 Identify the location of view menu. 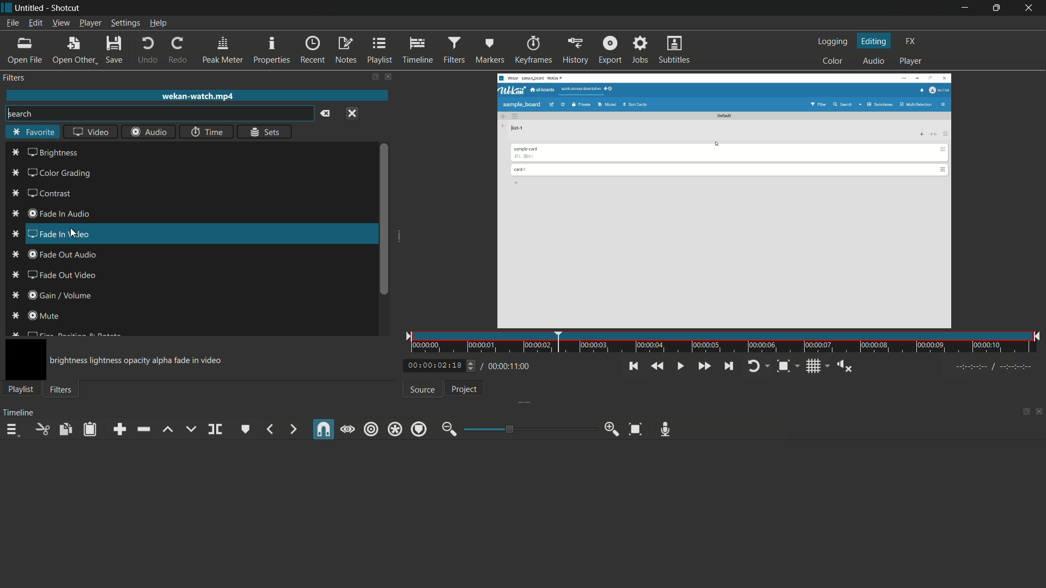
(61, 23).